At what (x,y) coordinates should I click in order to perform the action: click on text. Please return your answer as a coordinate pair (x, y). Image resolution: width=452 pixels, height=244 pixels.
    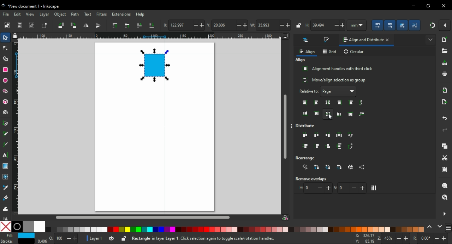
    Looking at the image, I should click on (87, 14).